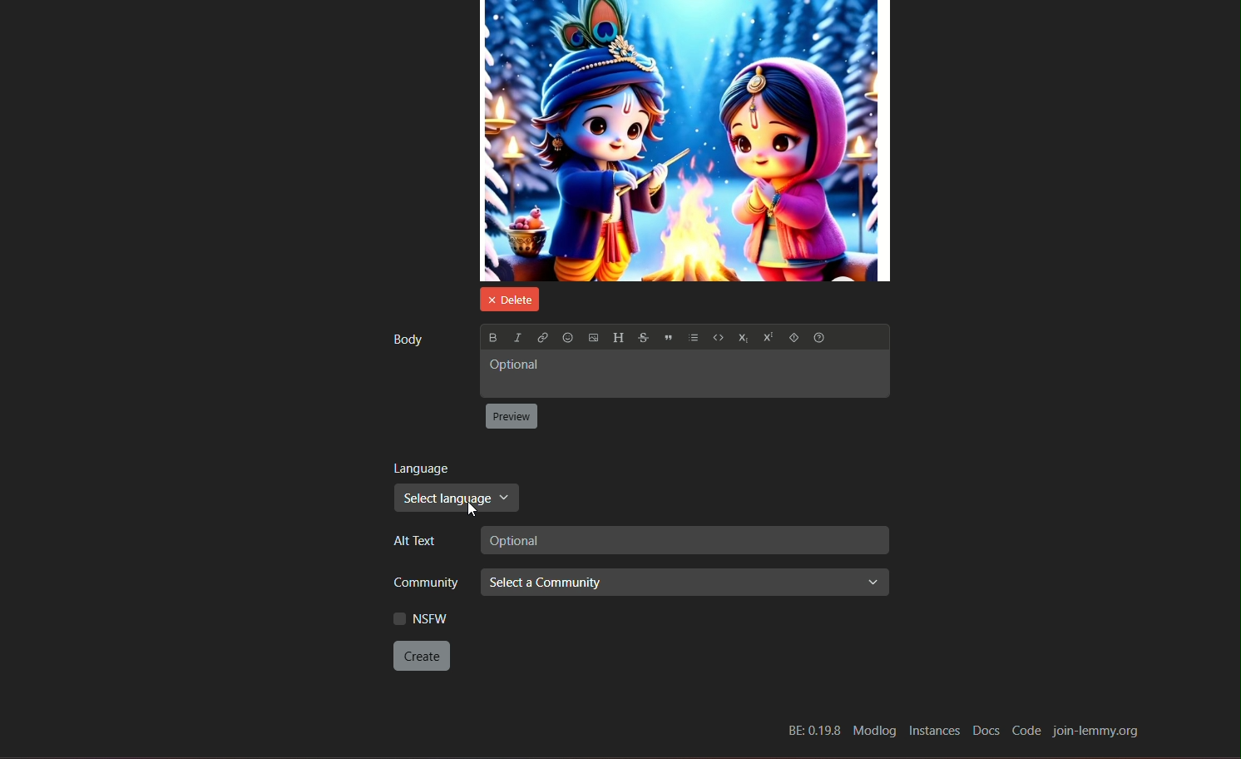  I want to click on Preview, so click(512, 417).